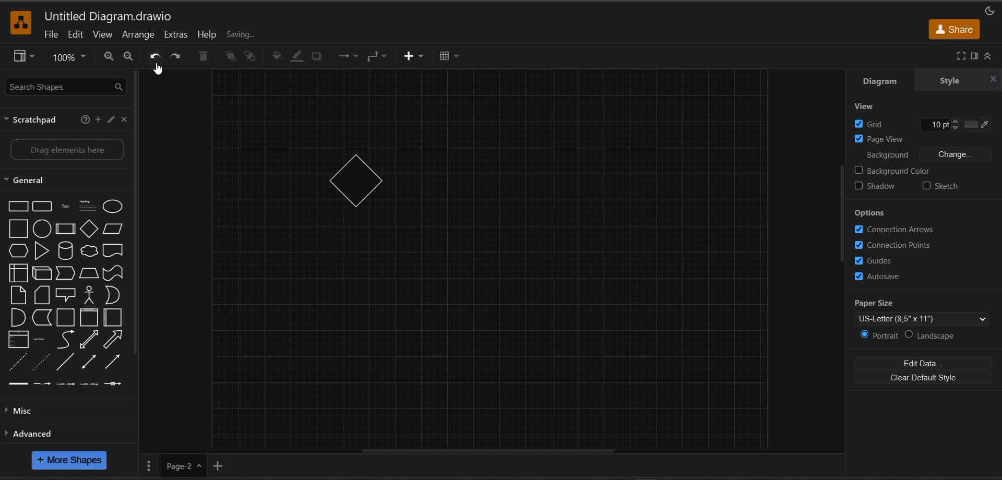 The height and width of the screenshot is (480, 1002). I want to click on Rectangle, so click(18, 207).